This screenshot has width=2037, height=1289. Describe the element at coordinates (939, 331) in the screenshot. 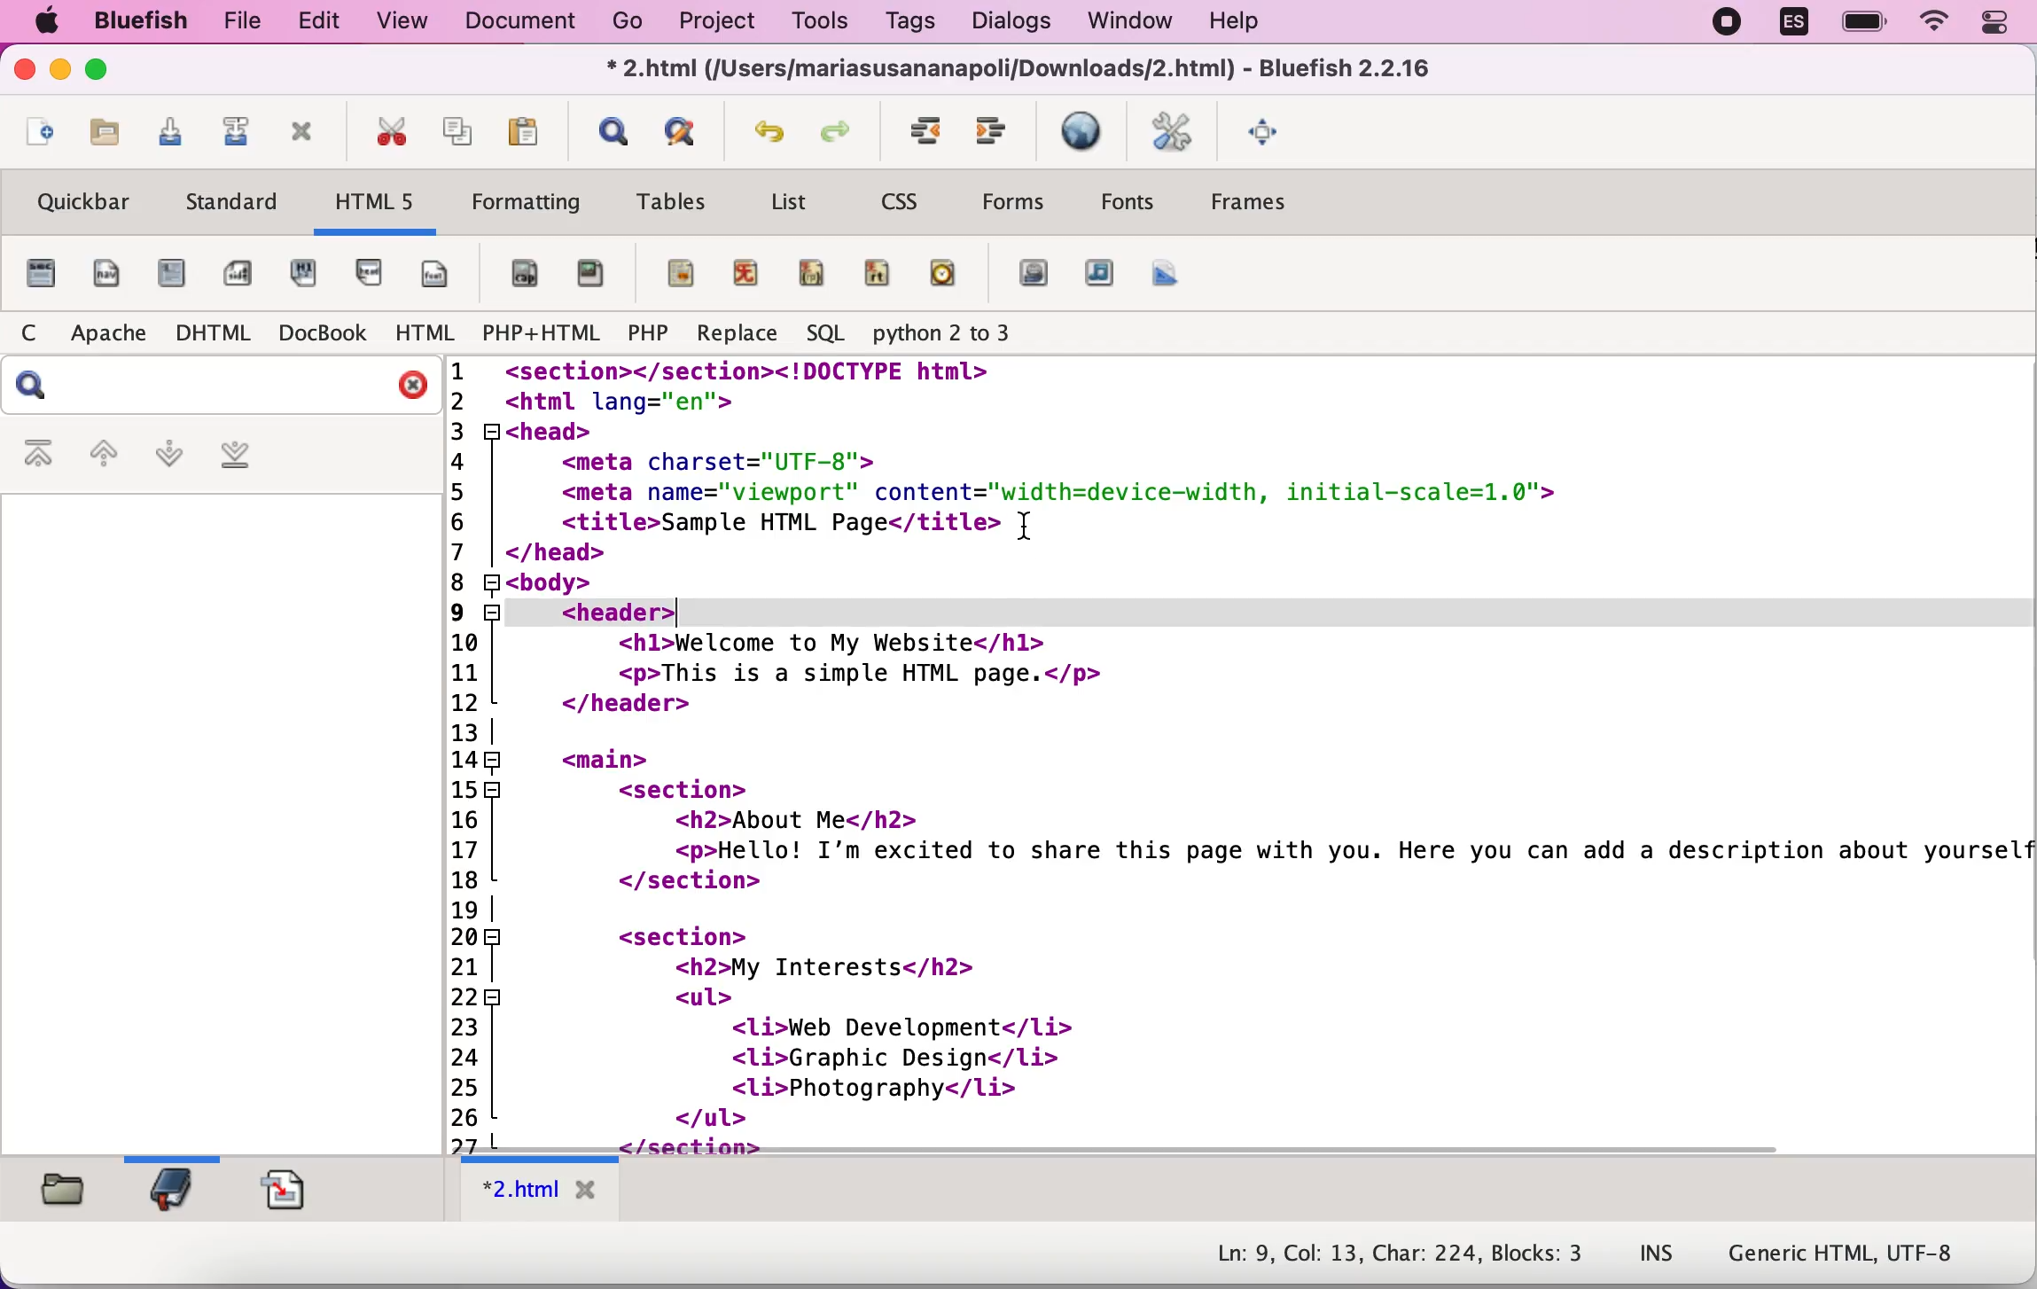

I see `python 2 to 3` at that location.